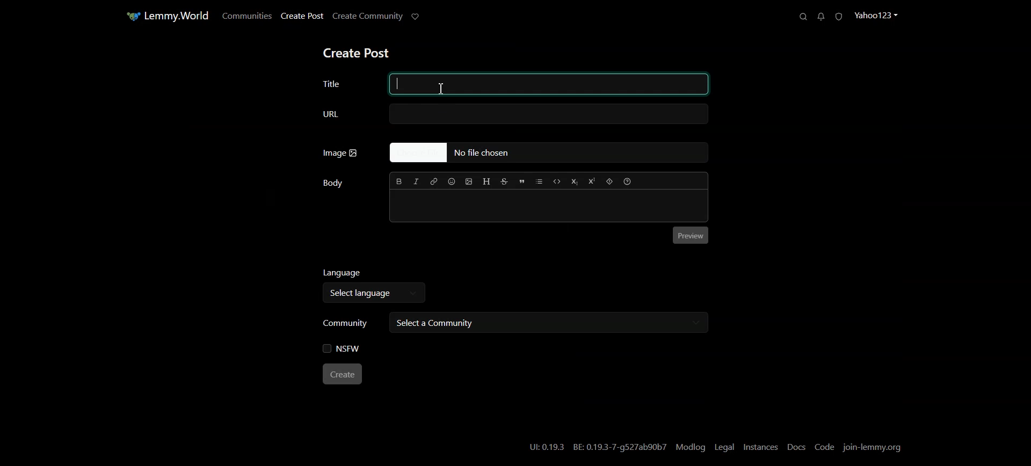  What do you see at coordinates (375, 274) in the screenshot?
I see `Language` at bounding box center [375, 274].